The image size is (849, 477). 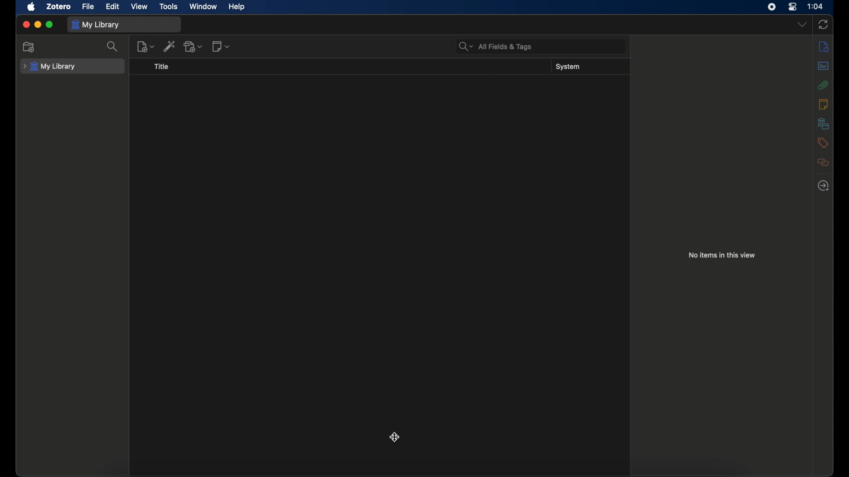 I want to click on dropdown, so click(x=802, y=25).